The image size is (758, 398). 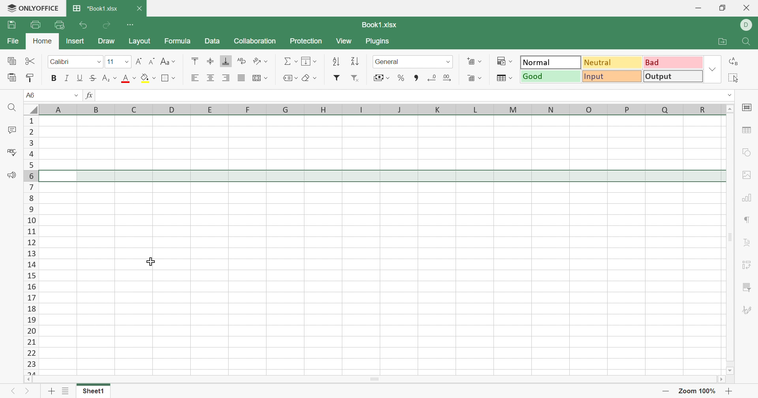 What do you see at coordinates (32, 62) in the screenshot?
I see `Cut` at bounding box center [32, 62].